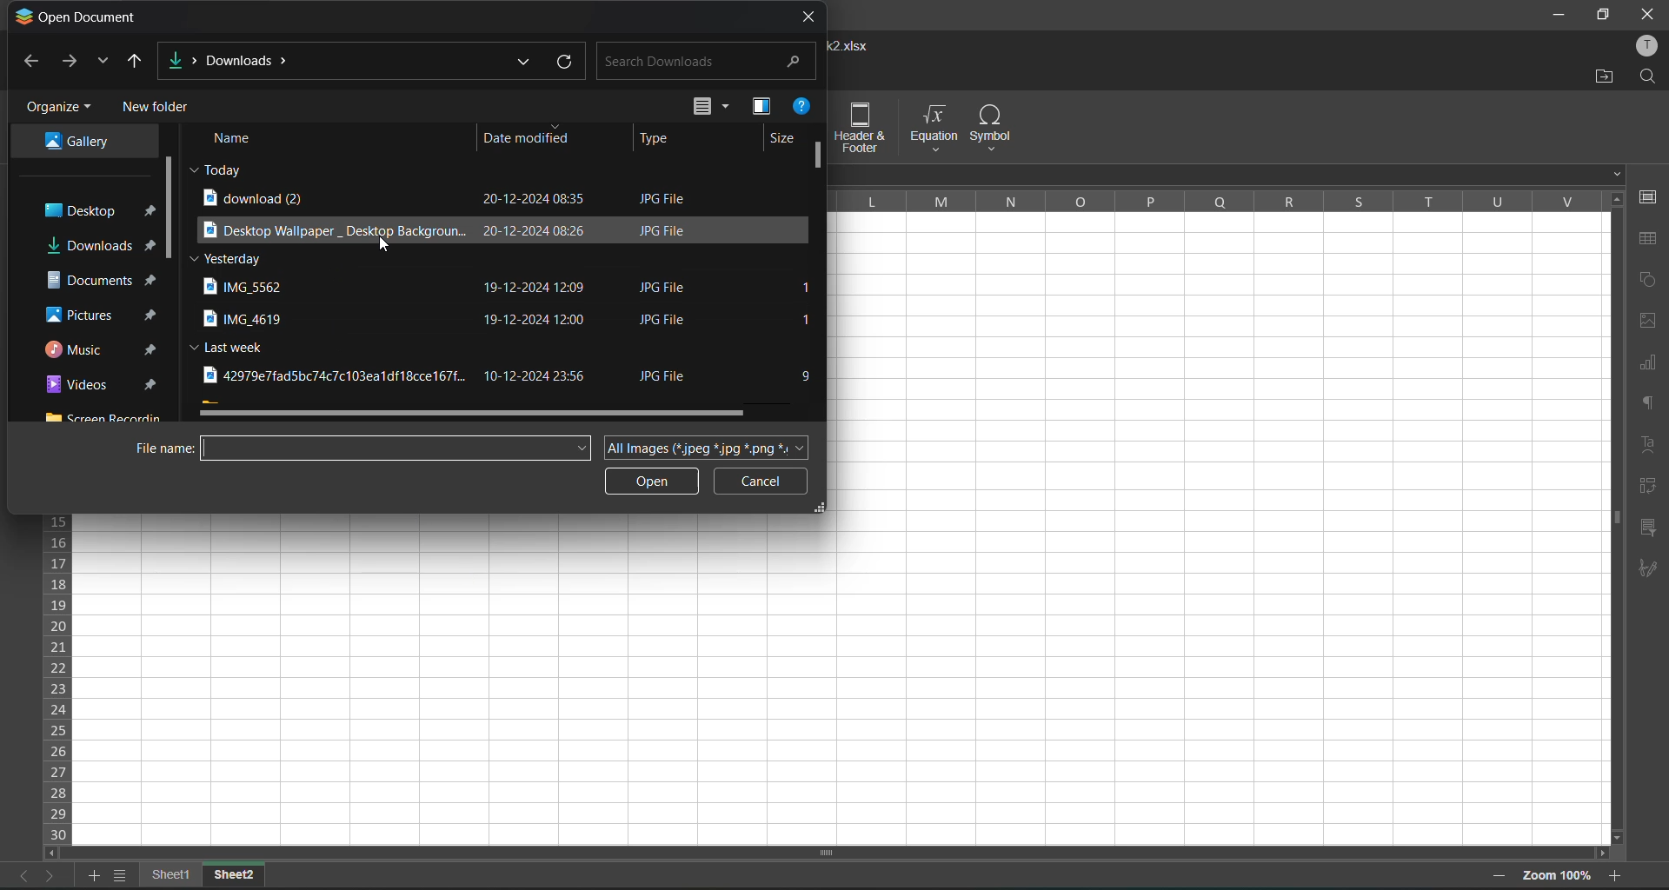 This screenshot has height=890, width=1669. I want to click on Yesterday, so click(230, 259).